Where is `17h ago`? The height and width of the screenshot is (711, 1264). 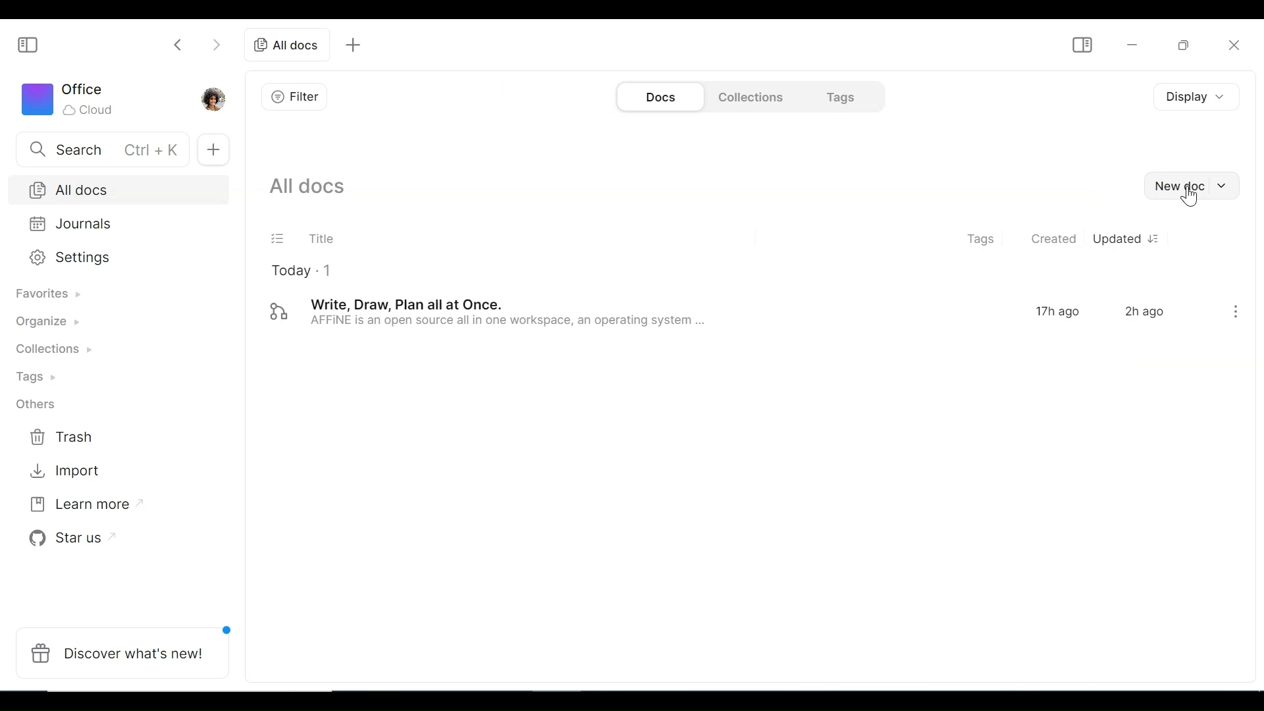
17h ago is located at coordinates (1061, 313).